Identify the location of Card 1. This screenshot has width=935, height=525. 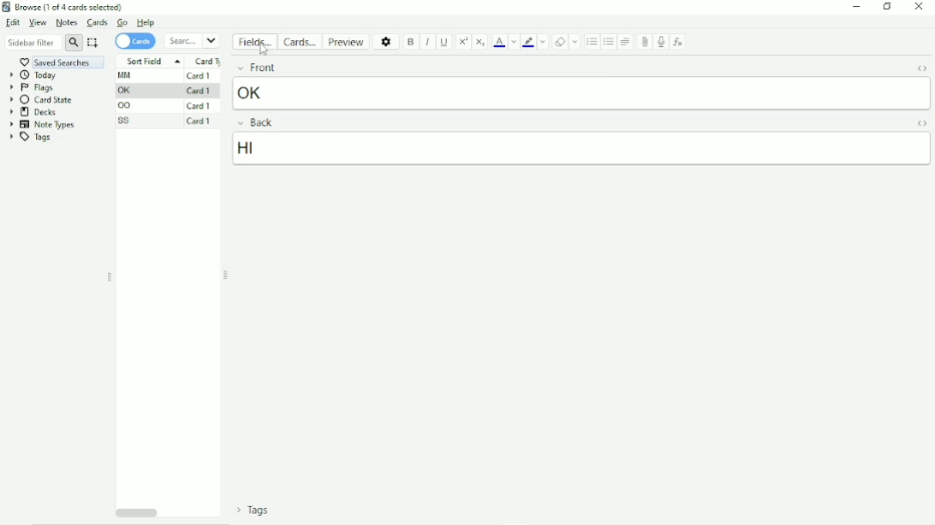
(200, 106).